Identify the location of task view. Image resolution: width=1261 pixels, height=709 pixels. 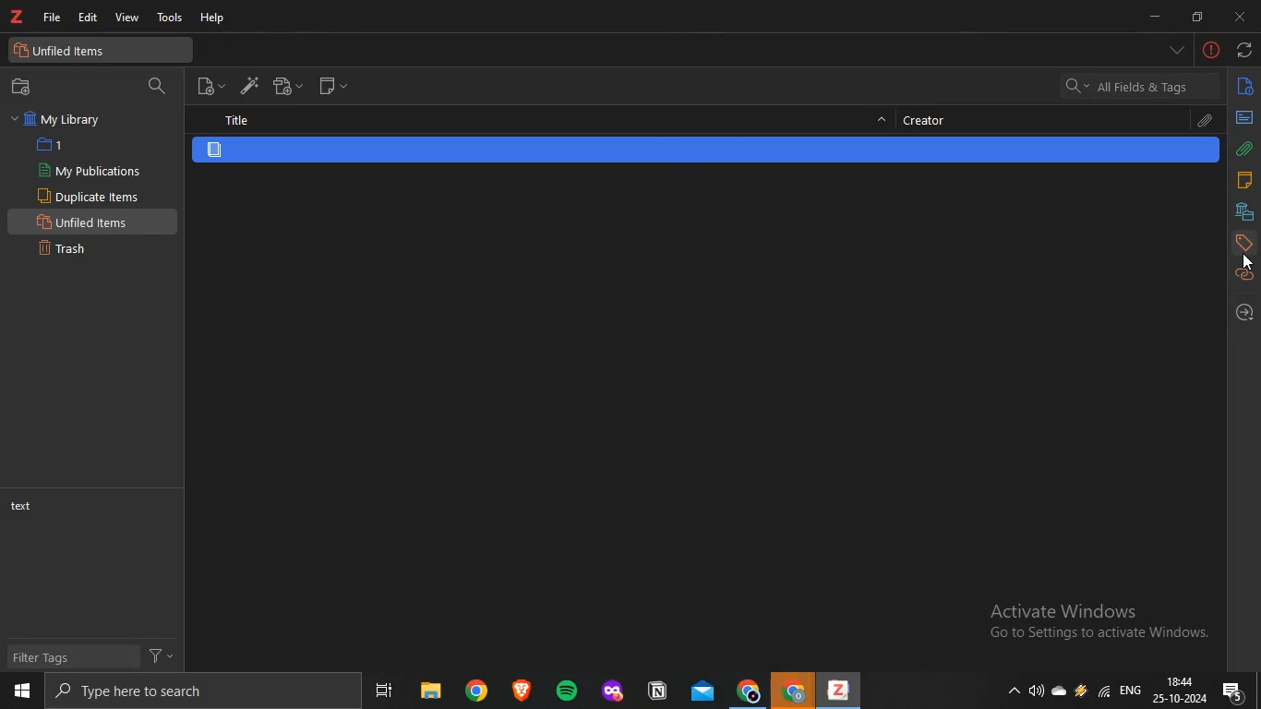
(382, 691).